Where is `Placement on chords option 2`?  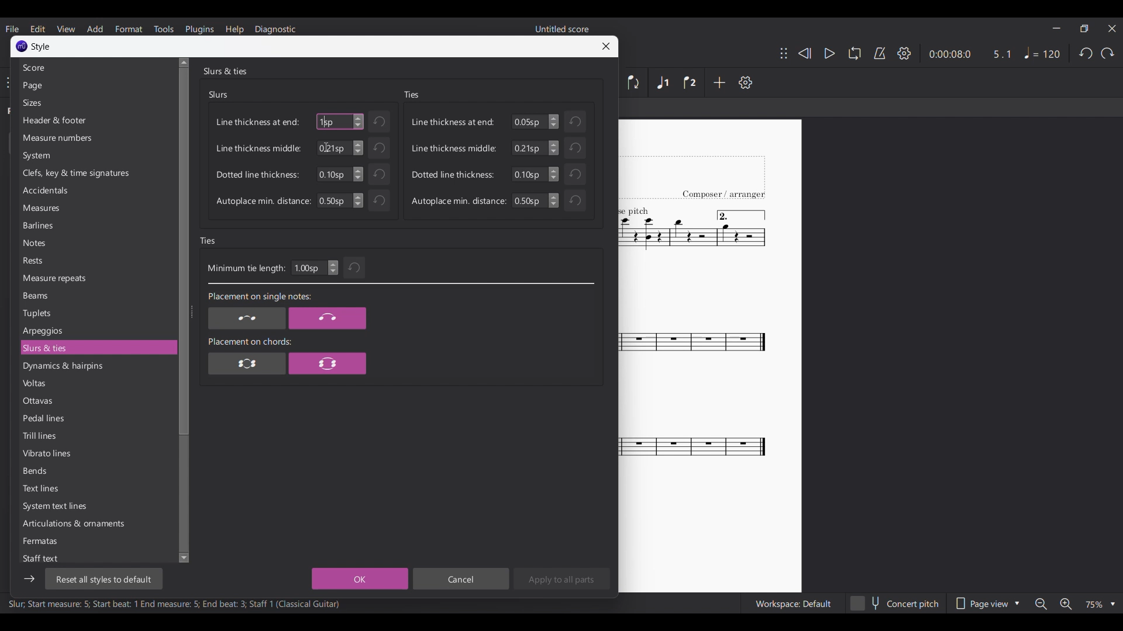 Placement on chords option 2 is located at coordinates (328, 363).